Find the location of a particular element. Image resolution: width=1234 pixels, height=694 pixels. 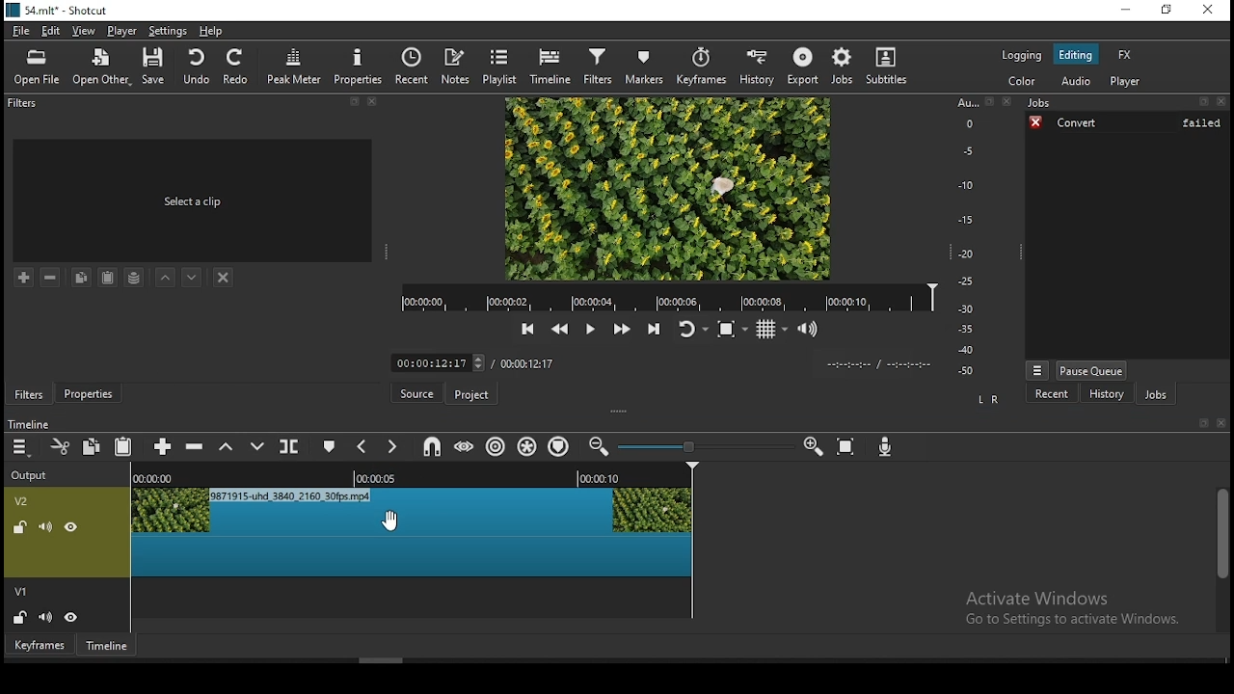

timeline is located at coordinates (31, 425).